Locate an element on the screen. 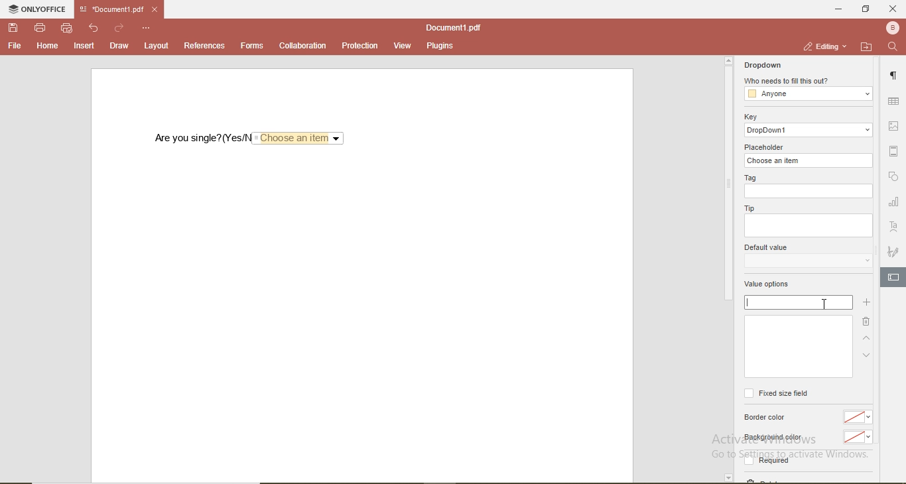 The height and width of the screenshot is (484, 906). protection is located at coordinates (361, 45).